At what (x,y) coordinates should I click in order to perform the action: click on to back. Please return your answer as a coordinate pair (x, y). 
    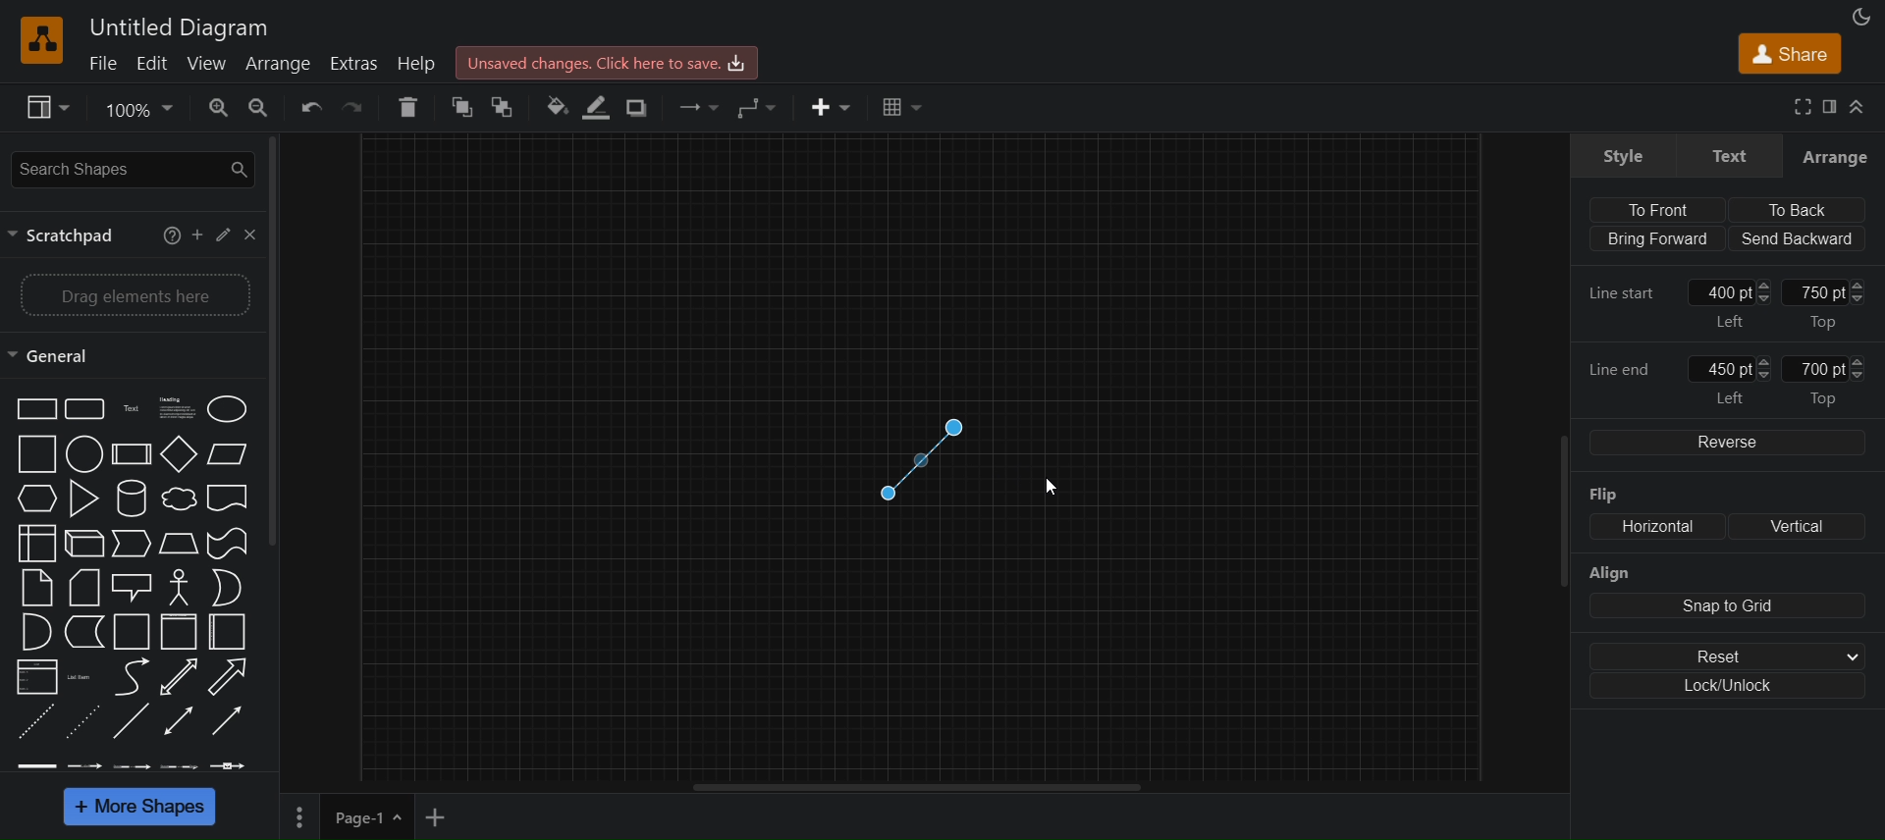
    Looking at the image, I should click on (504, 107).